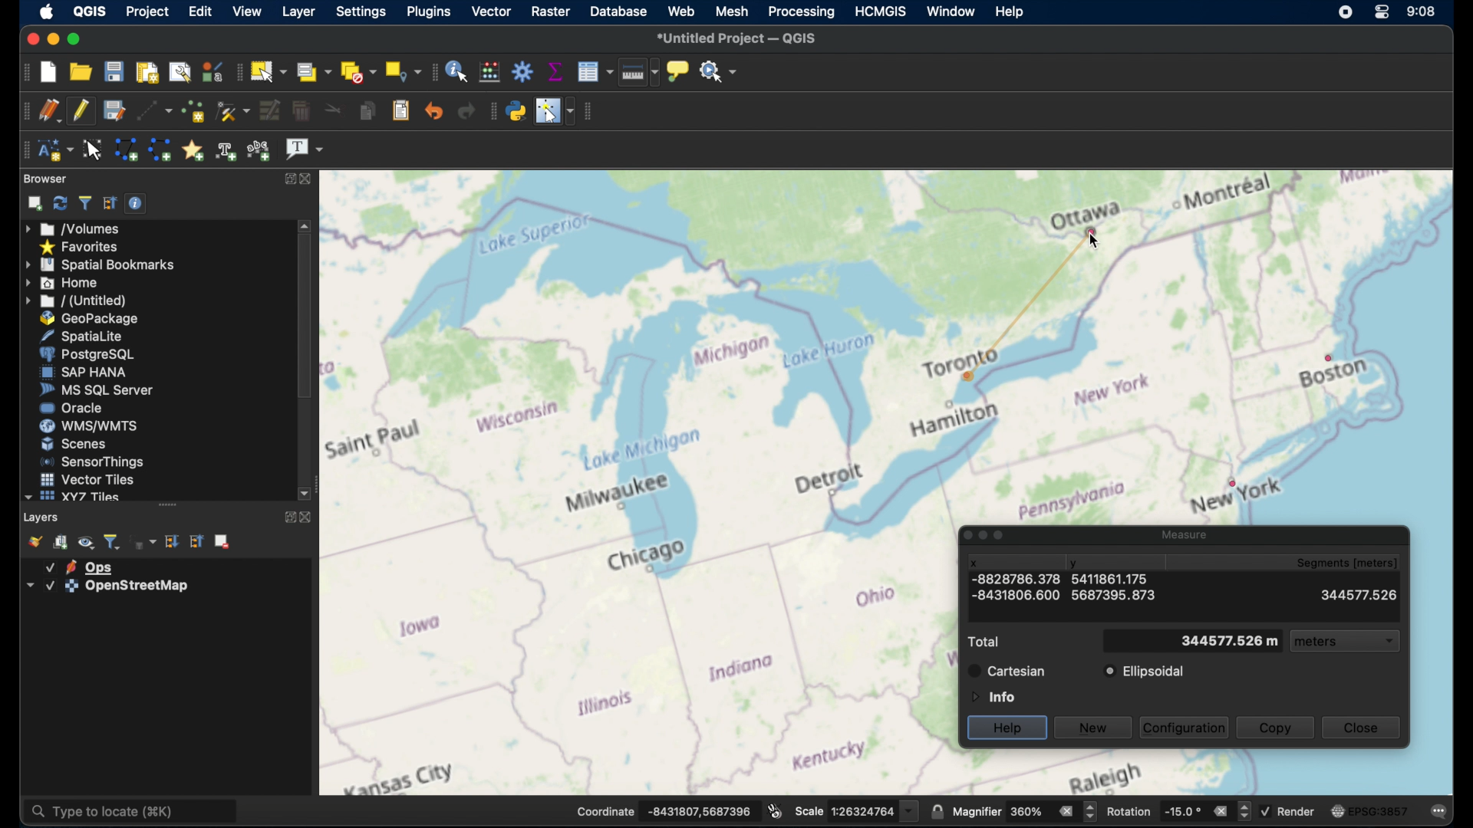 Image resolution: width=1473 pixels, height=828 pixels. What do you see at coordinates (261, 149) in the screenshot?
I see `text annotation along line` at bounding box center [261, 149].